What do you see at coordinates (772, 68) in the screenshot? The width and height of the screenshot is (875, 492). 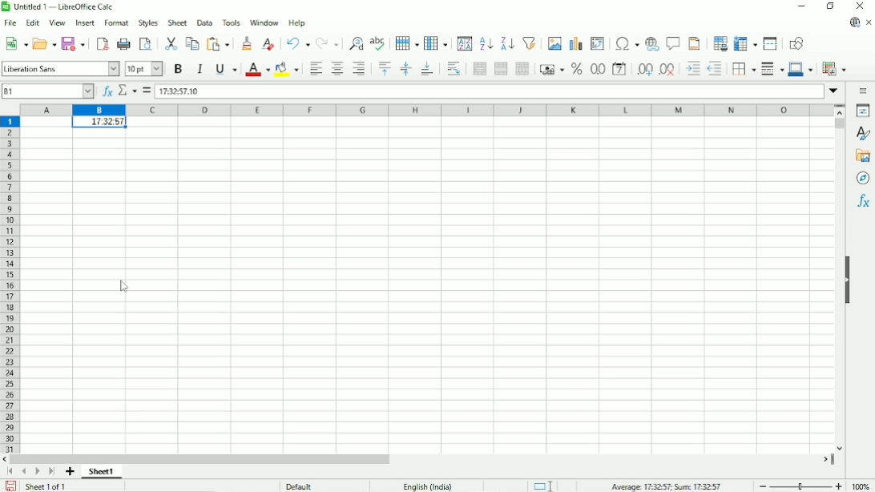 I see `Border style` at bounding box center [772, 68].